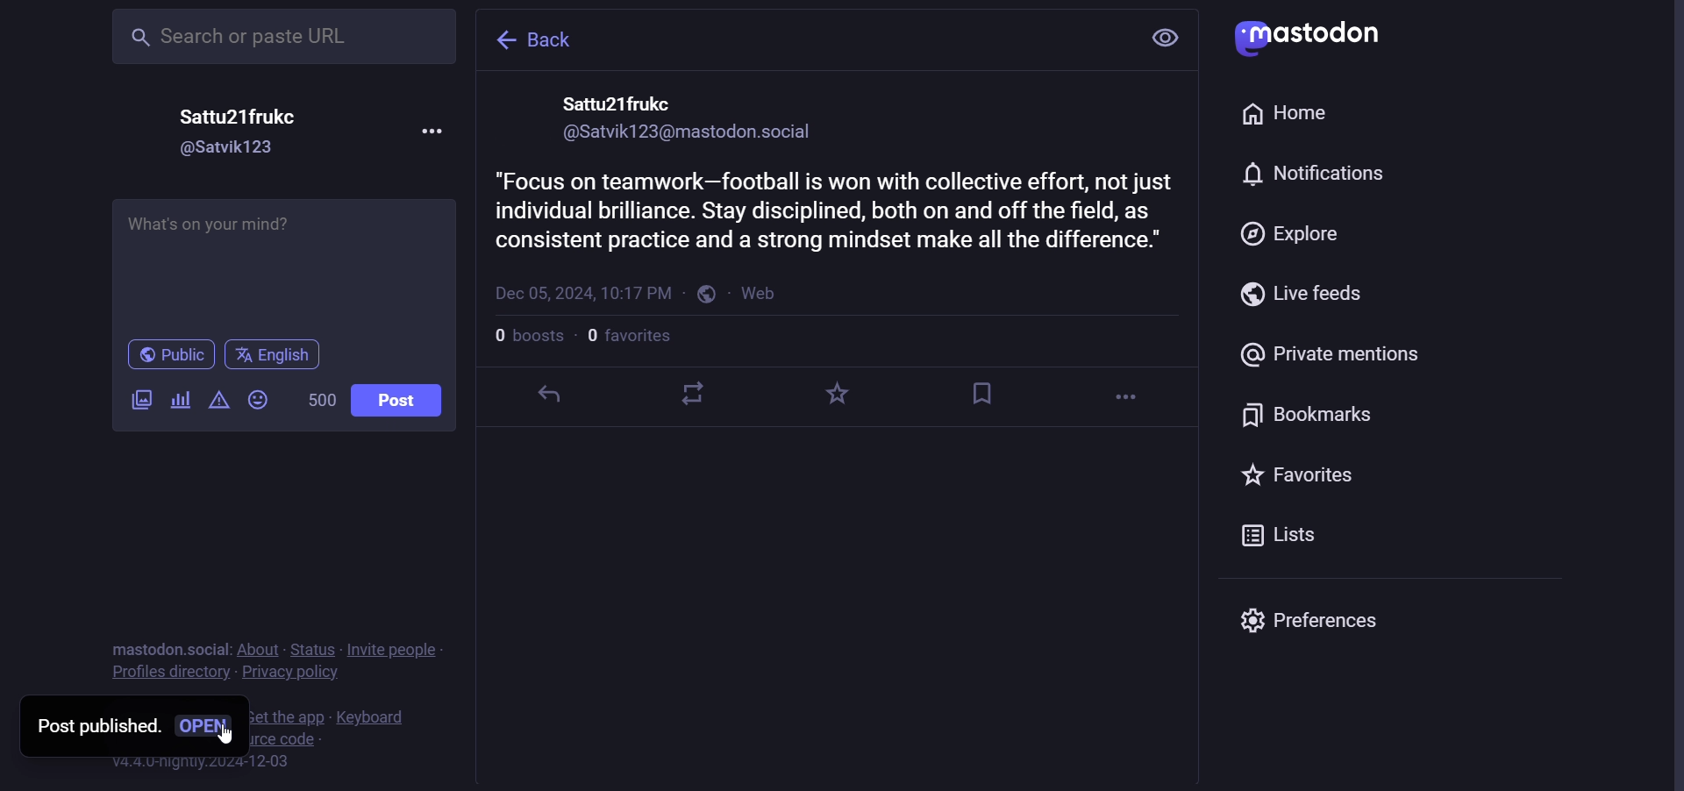  I want to click on number of boost, so click(526, 336).